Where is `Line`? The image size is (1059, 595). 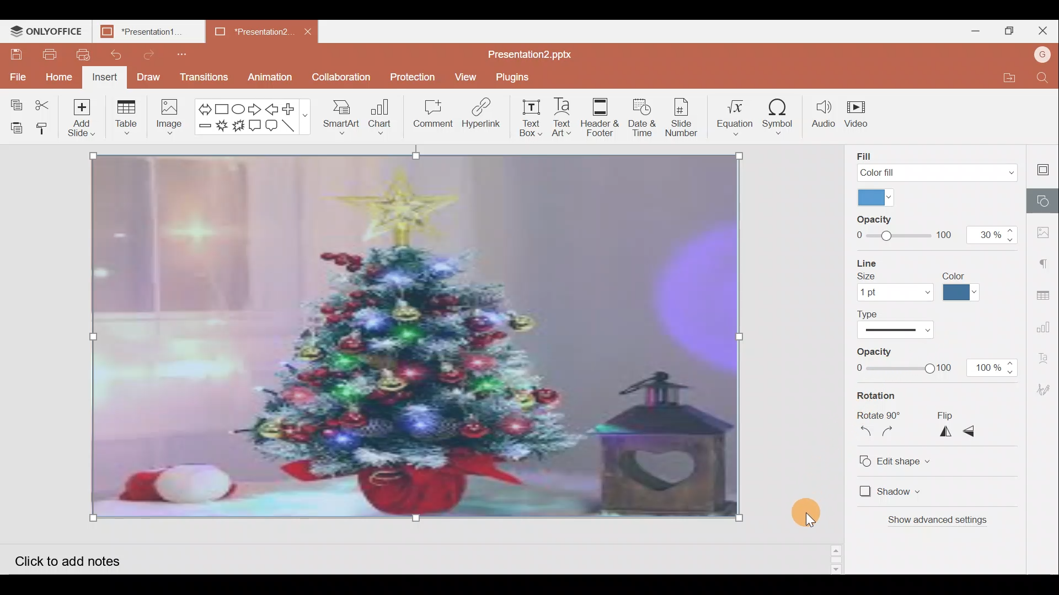 Line is located at coordinates (292, 127).